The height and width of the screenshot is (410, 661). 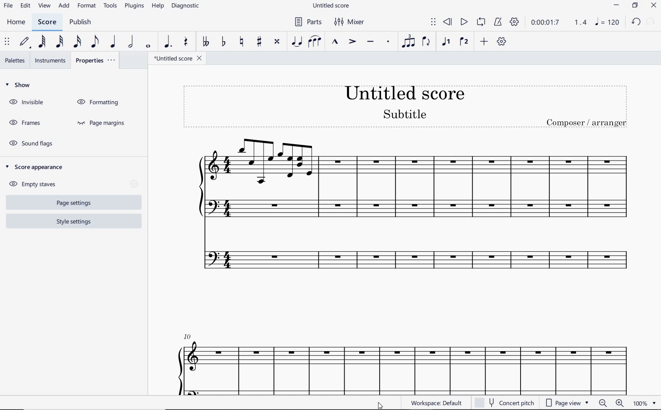 What do you see at coordinates (401, 264) in the screenshot?
I see `INSTRUMENT: FLUTE` at bounding box center [401, 264].